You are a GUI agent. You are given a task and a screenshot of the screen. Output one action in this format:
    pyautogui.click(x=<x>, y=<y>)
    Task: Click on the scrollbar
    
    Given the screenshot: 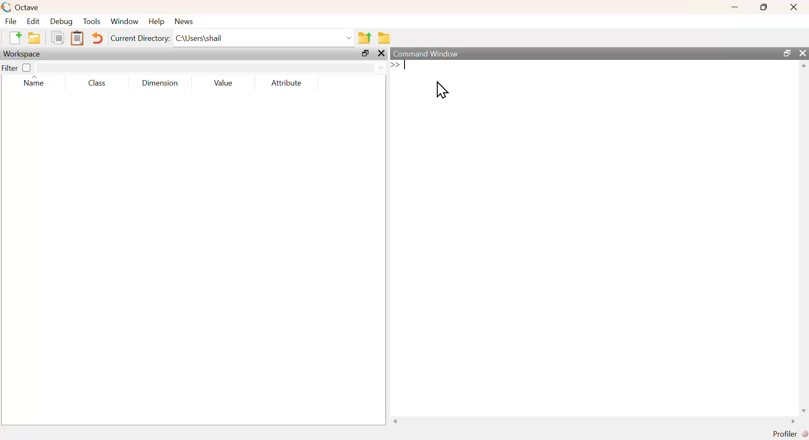 What is the action you would take?
    pyautogui.click(x=804, y=239)
    